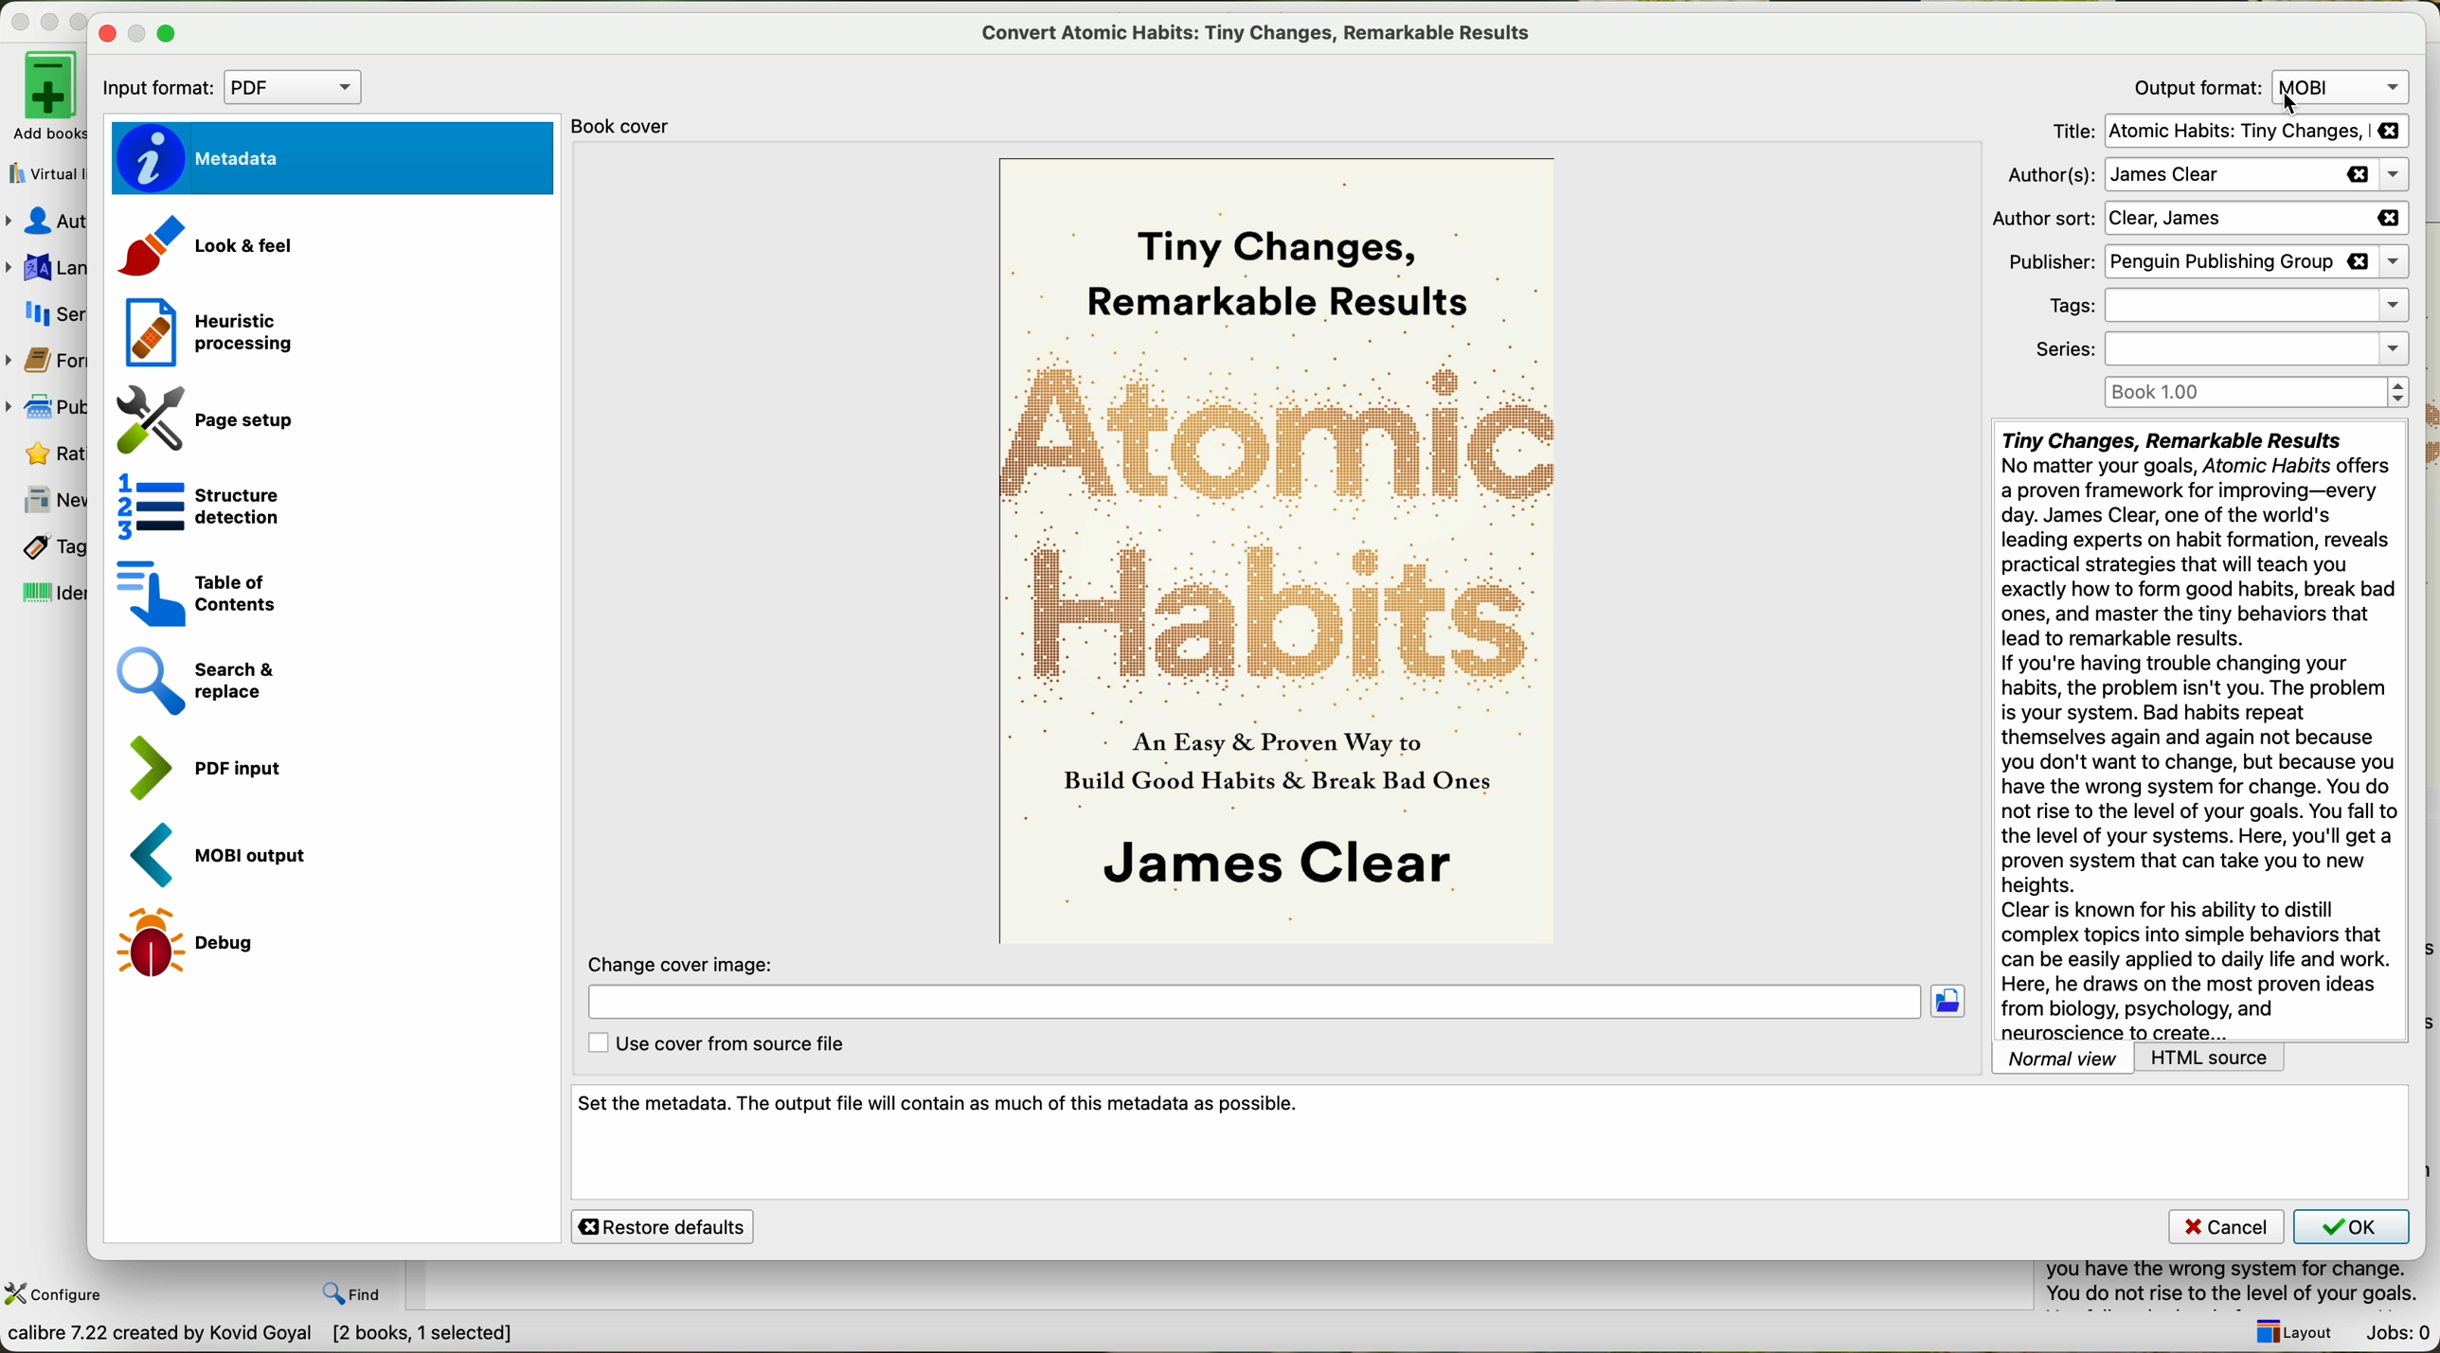 This screenshot has height=1353, width=2440. Describe the element at coordinates (1281, 551) in the screenshot. I see `book cover` at that location.